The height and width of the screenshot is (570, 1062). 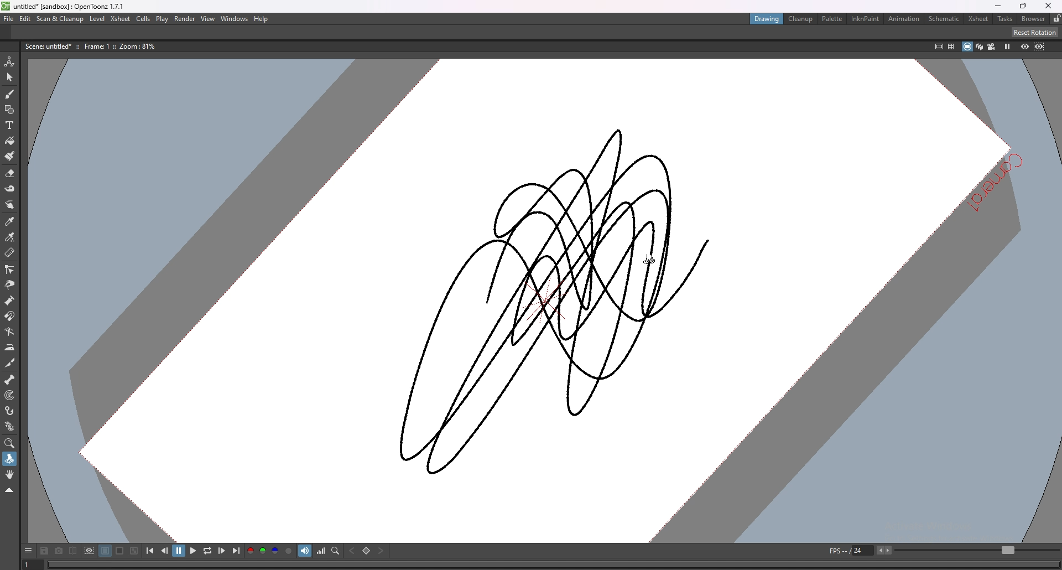 I want to click on view, so click(x=208, y=18).